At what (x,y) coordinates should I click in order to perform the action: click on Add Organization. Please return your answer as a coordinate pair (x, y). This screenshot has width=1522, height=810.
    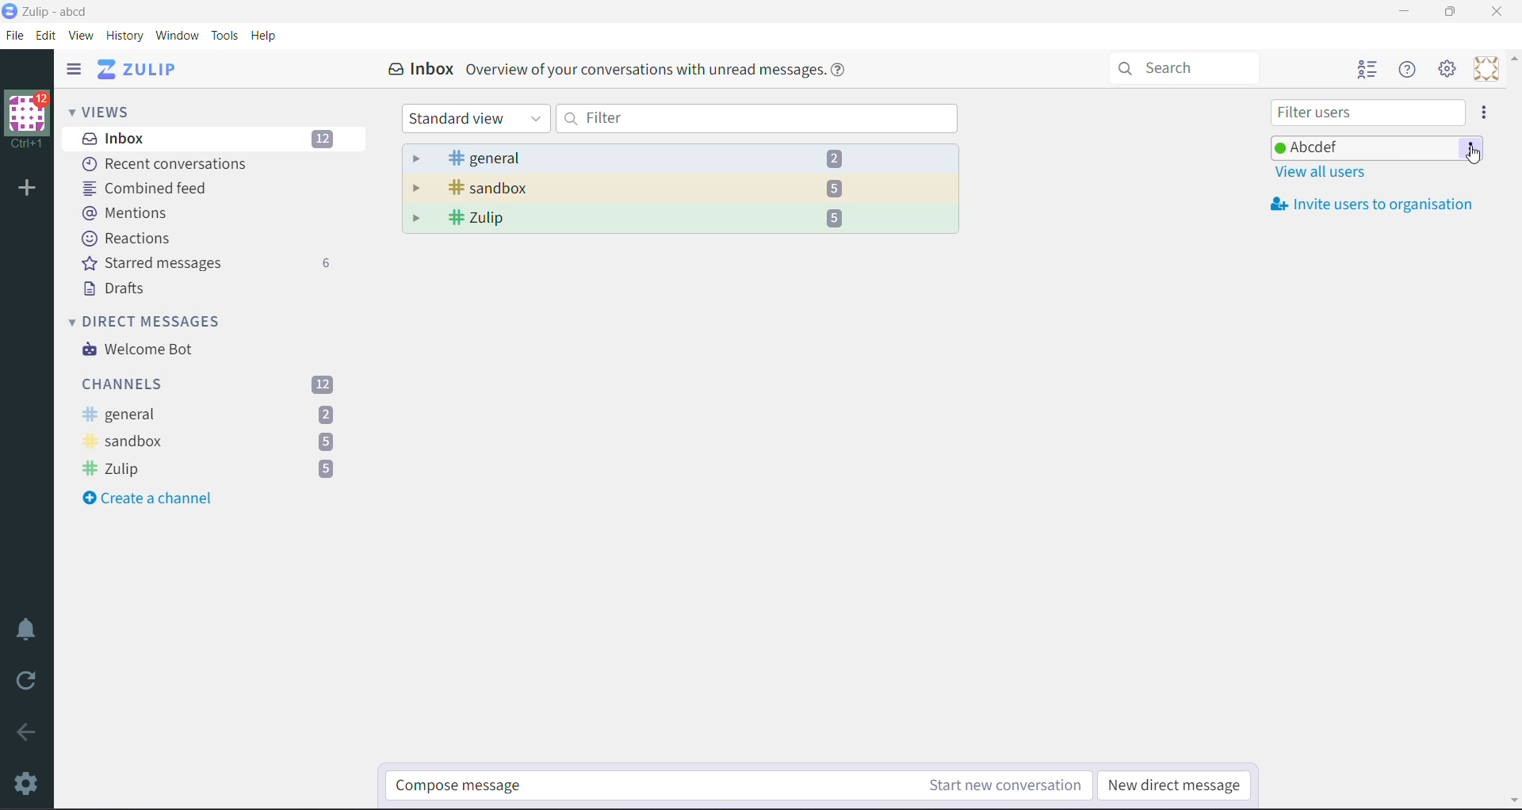
    Looking at the image, I should click on (28, 189).